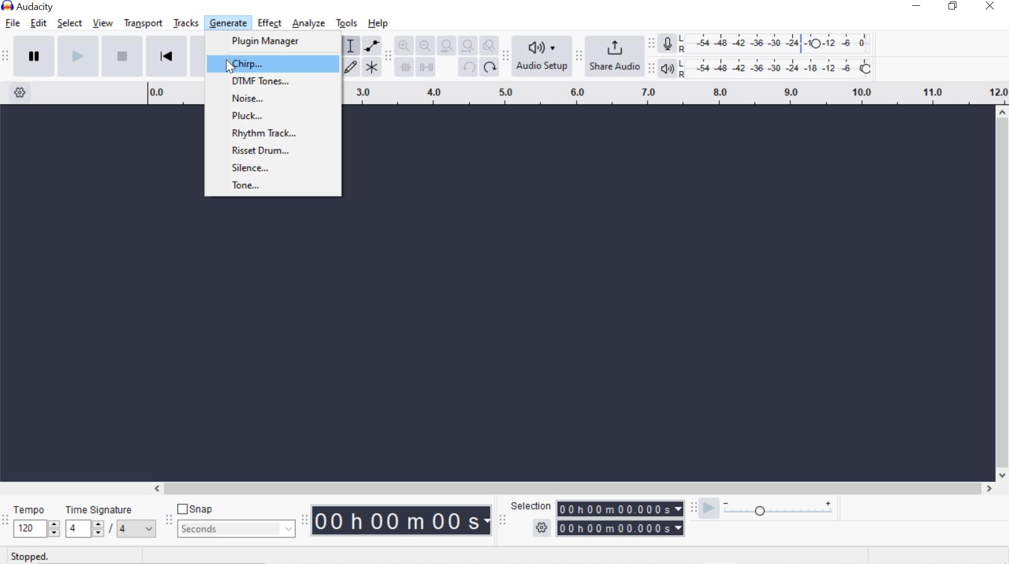 The width and height of the screenshot is (1009, 564). Describe the element at coordinates (187, 24) in the screenshot. I see `tracks` at that location.